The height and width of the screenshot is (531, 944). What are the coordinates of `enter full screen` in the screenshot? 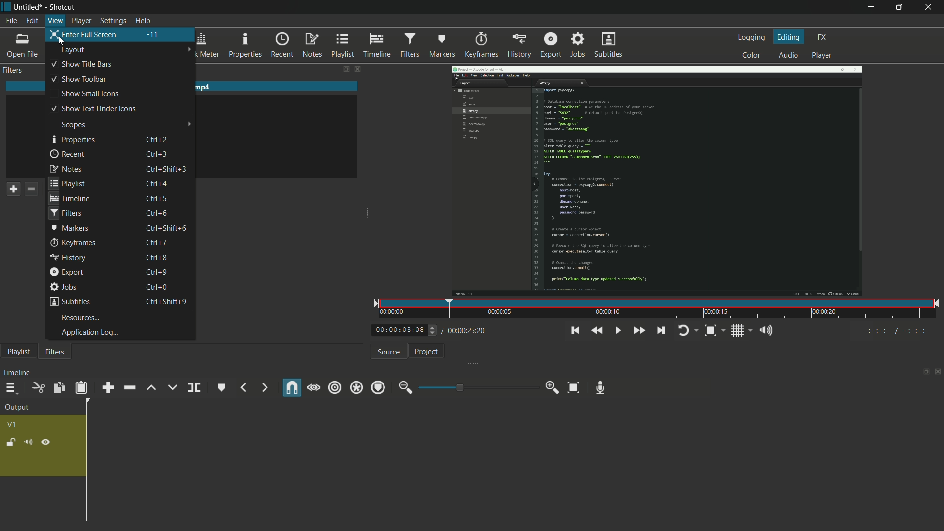 It's located at (84, 34).